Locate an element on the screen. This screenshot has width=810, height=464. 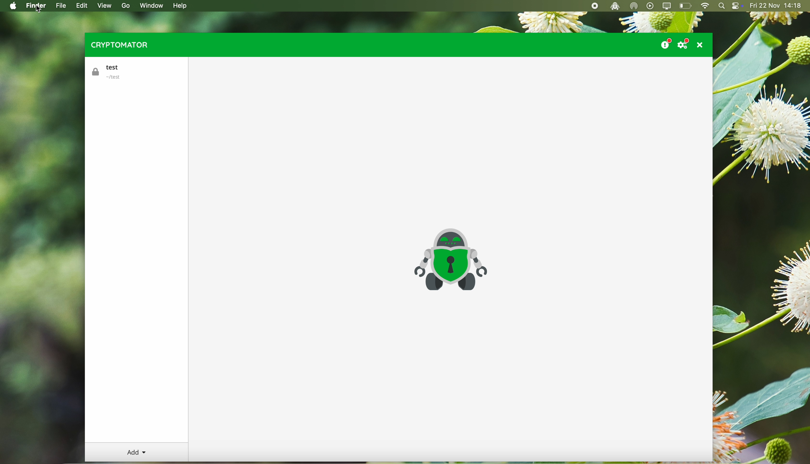
view is located at coordinates (104, 6).